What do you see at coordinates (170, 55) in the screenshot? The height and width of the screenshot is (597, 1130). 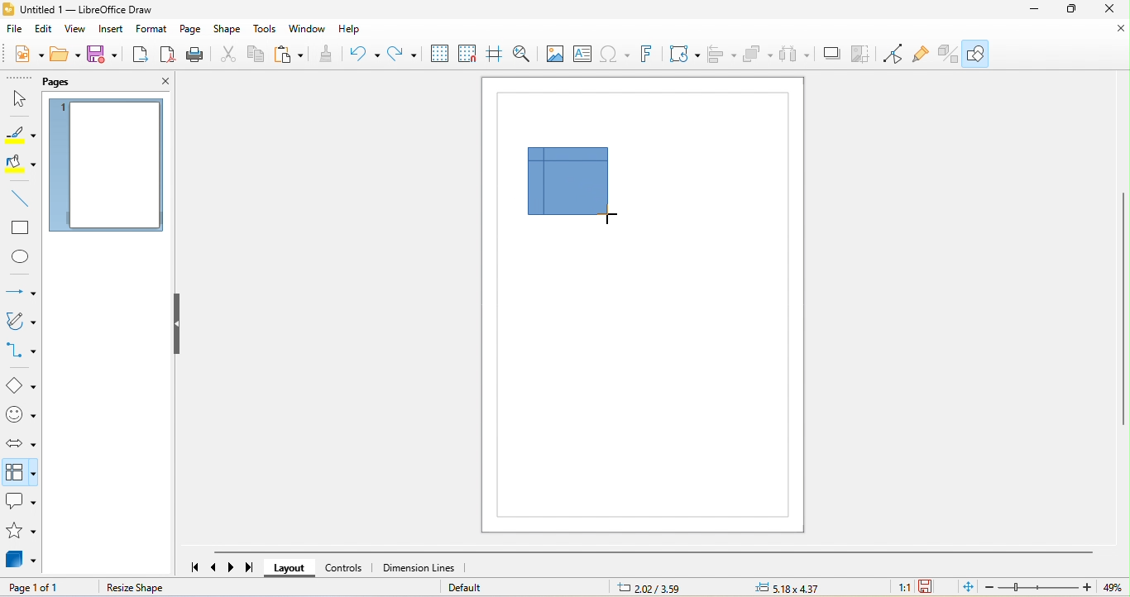 I see `export directly as pdf` at bounding box center [170, 55].